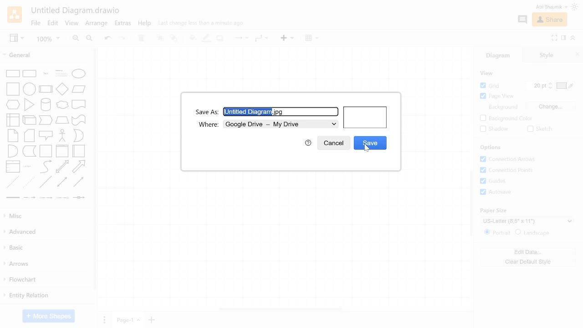 This screenshot has height=328, width=583. I want to click on Theme, so click(575, 6).